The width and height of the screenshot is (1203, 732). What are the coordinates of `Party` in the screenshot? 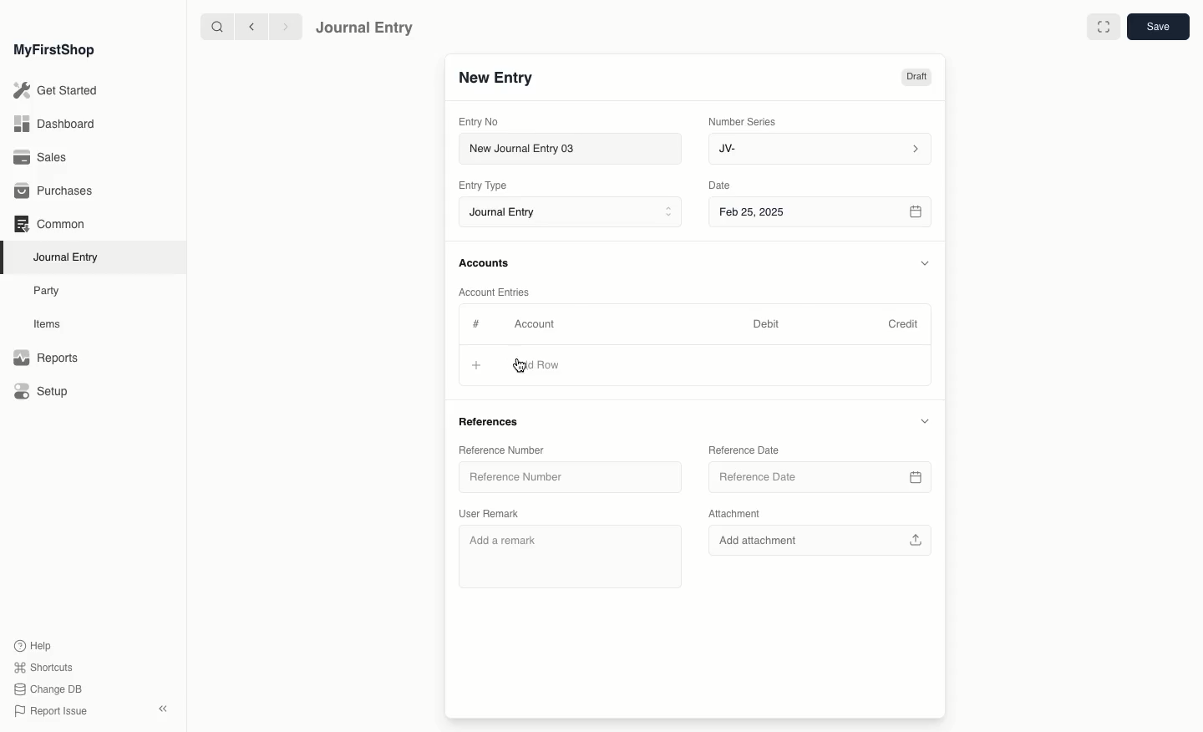 It's located at (48, 290).